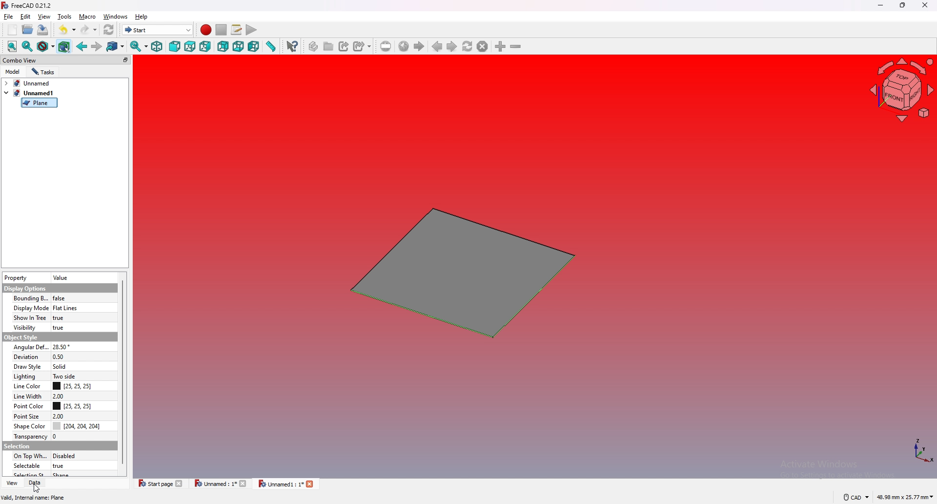 The image size is (937, 504). Describe the element at coordinates (109, 30) in the screenshot. I see `refresh` at that location.